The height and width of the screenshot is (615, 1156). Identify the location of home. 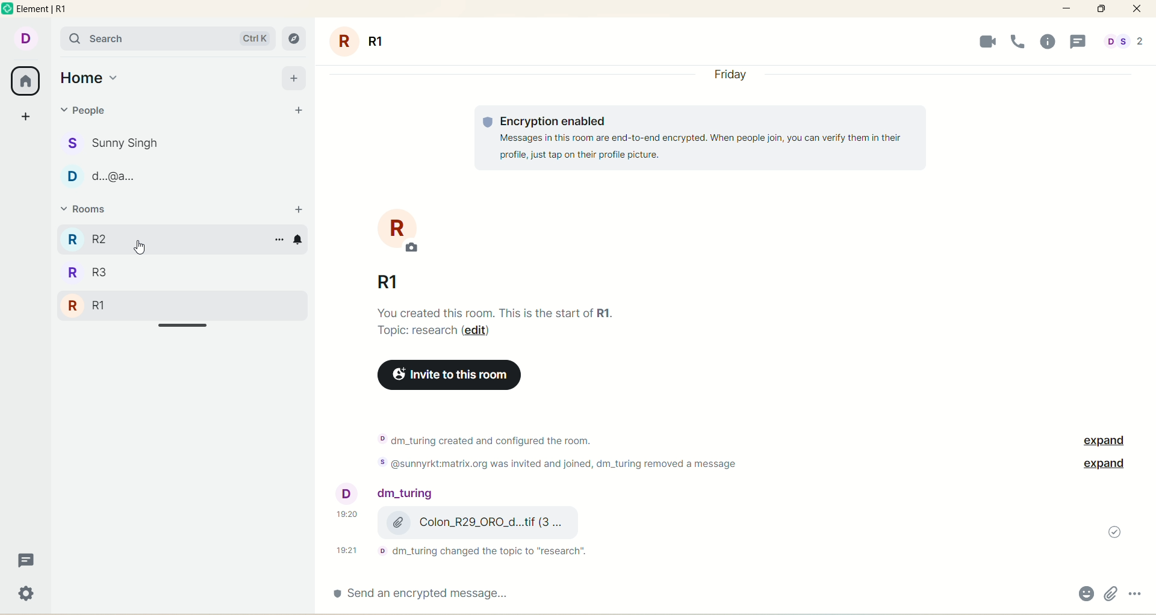
(90, 78).